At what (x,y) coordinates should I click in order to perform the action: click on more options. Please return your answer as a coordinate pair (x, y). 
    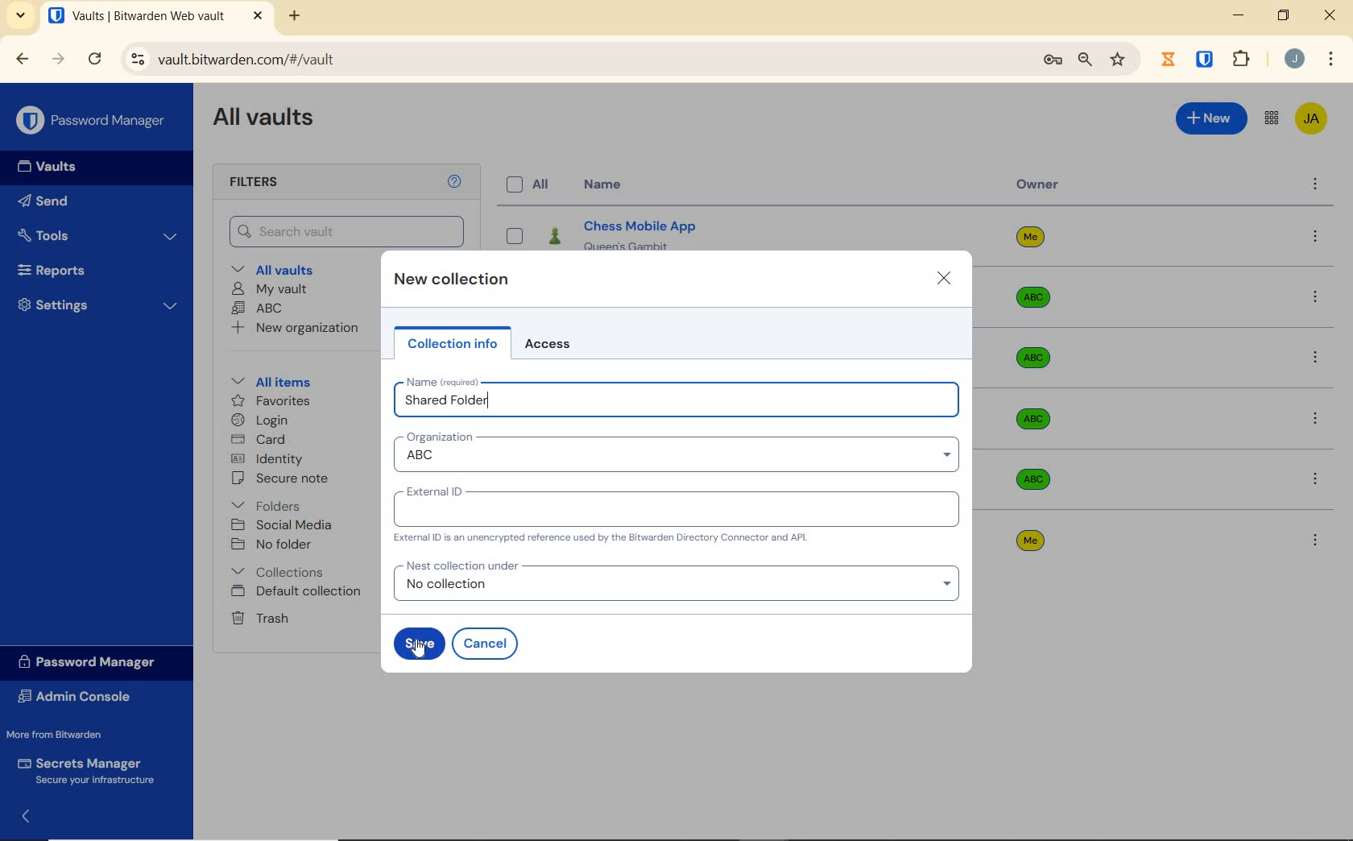
    Looking at the image, I should click on (1318, 362).